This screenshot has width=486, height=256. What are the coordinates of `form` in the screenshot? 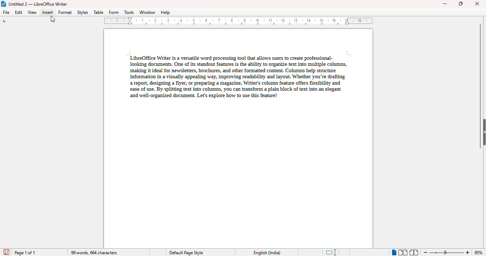 It's located at (114, 12).